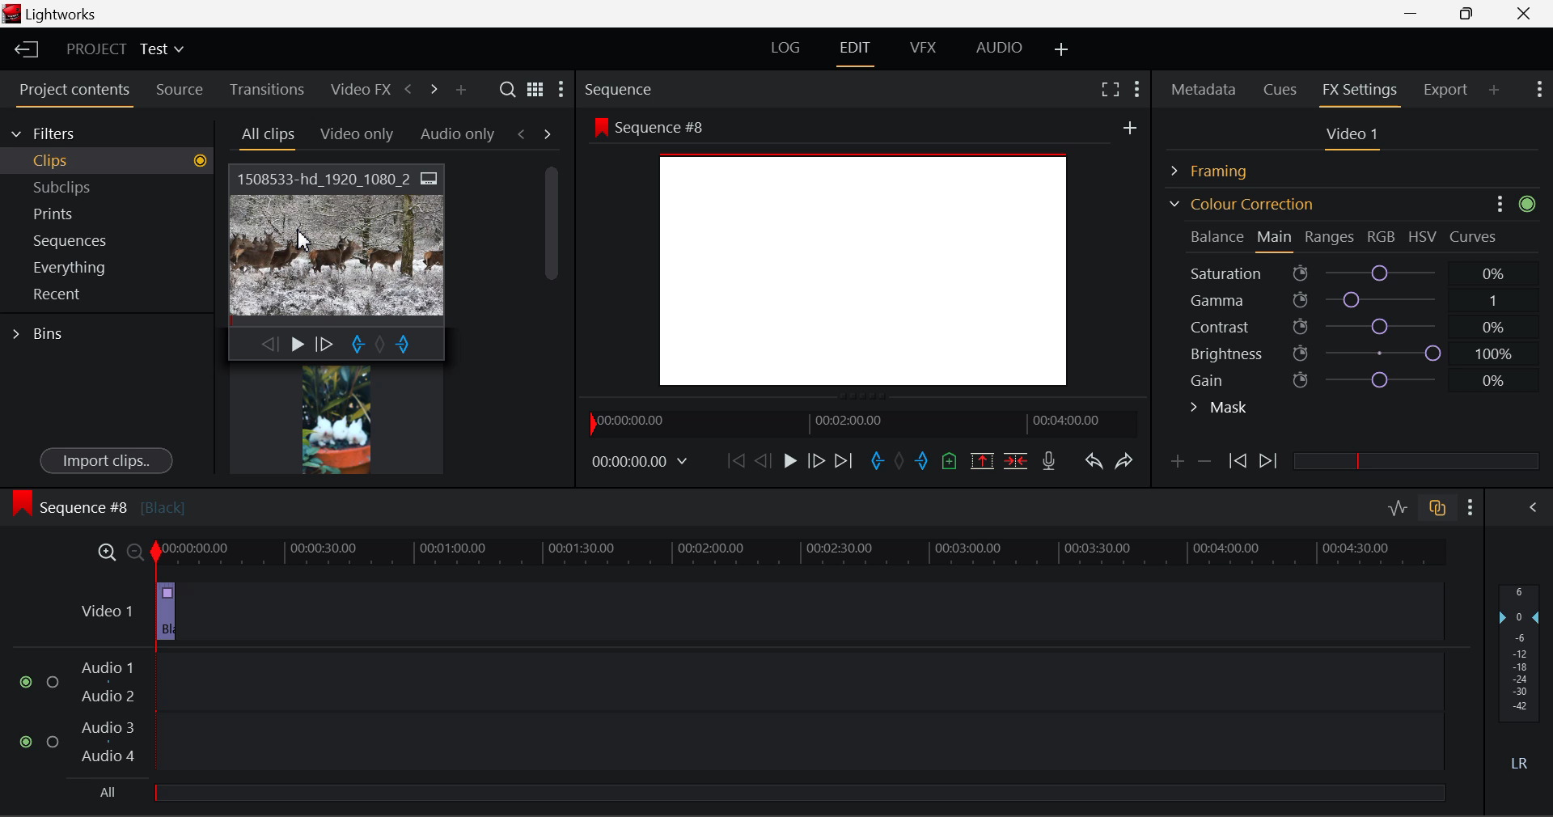 The image size is (1553, 817). I want to click on Show Settings, so click(1136, 87).